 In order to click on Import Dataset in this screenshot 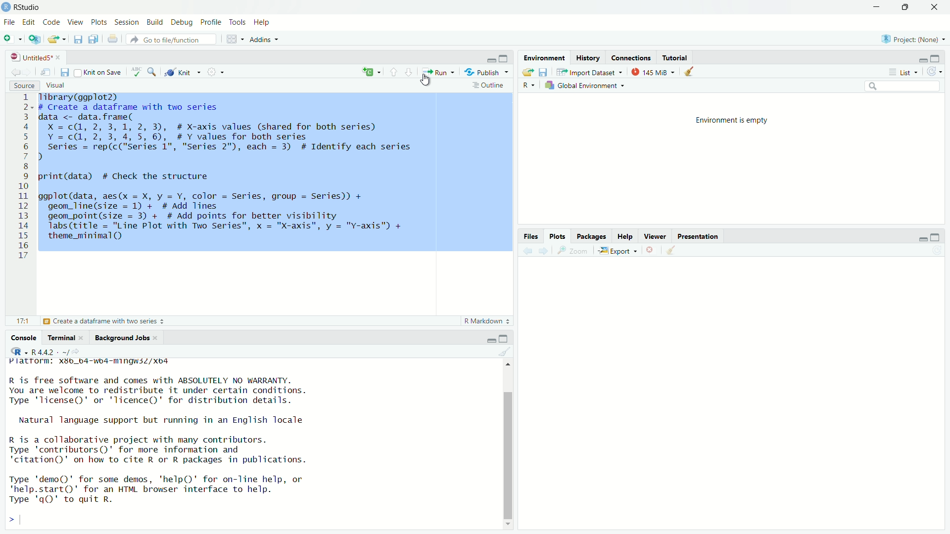, I will do `click(591, 73)`.